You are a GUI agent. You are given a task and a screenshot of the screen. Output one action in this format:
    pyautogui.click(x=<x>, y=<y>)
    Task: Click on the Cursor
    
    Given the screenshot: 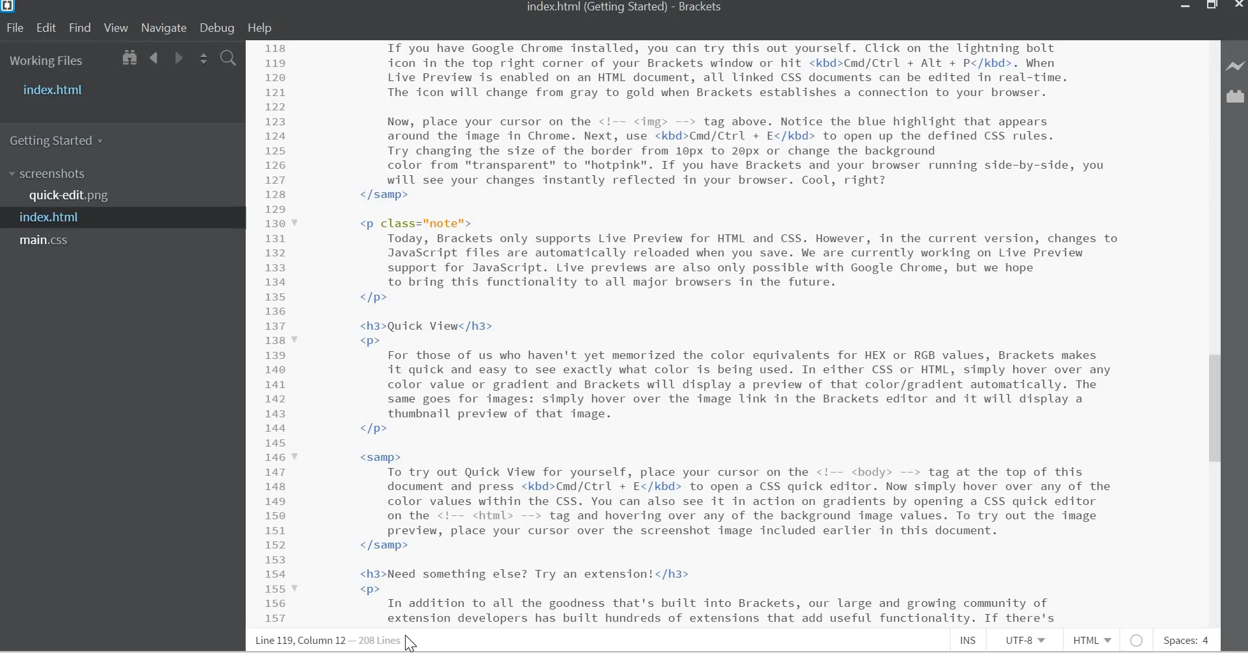 What is the action you would take?
    pyautogui.click(x=411, y=644)
    